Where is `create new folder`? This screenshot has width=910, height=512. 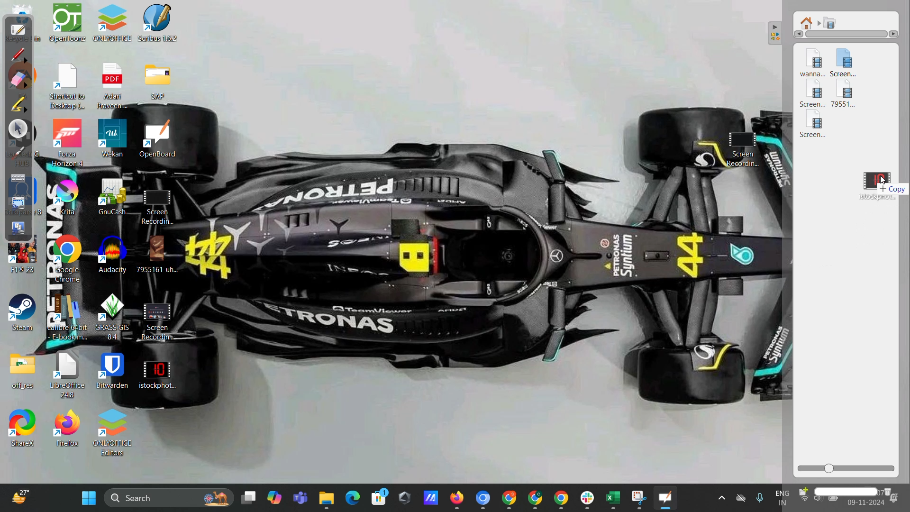
create new folder is located at coordinates (801, 493).